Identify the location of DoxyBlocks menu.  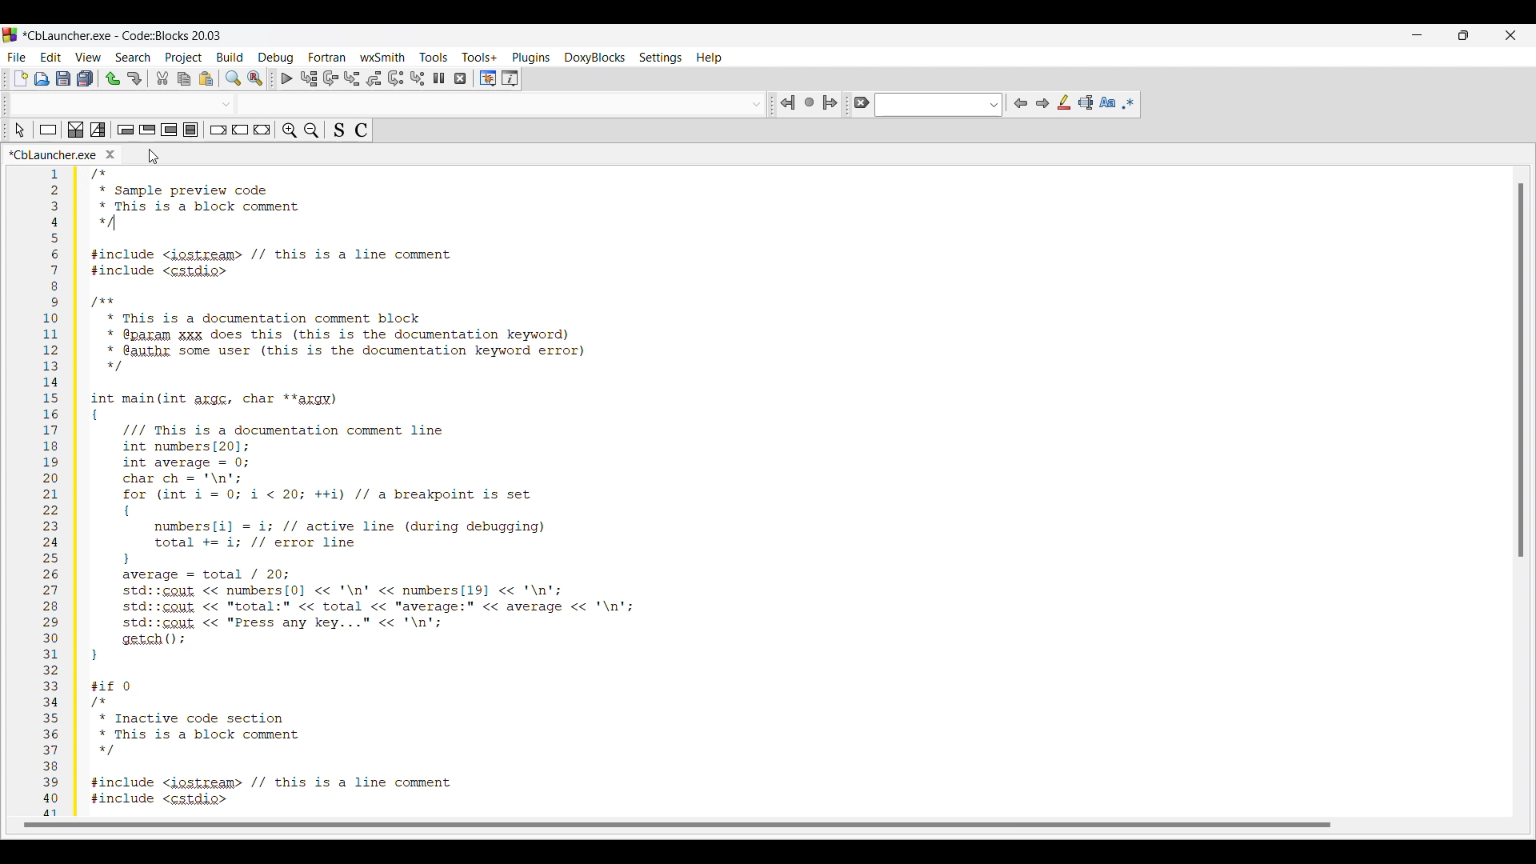
(594, 58).